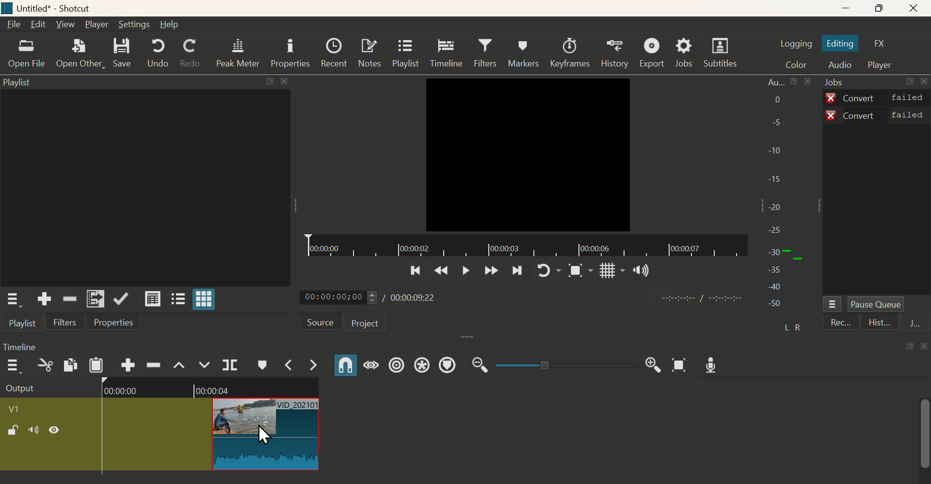 The height and width of the screenshot is (484, 931). I want to click on Clip, so click(161, 431).